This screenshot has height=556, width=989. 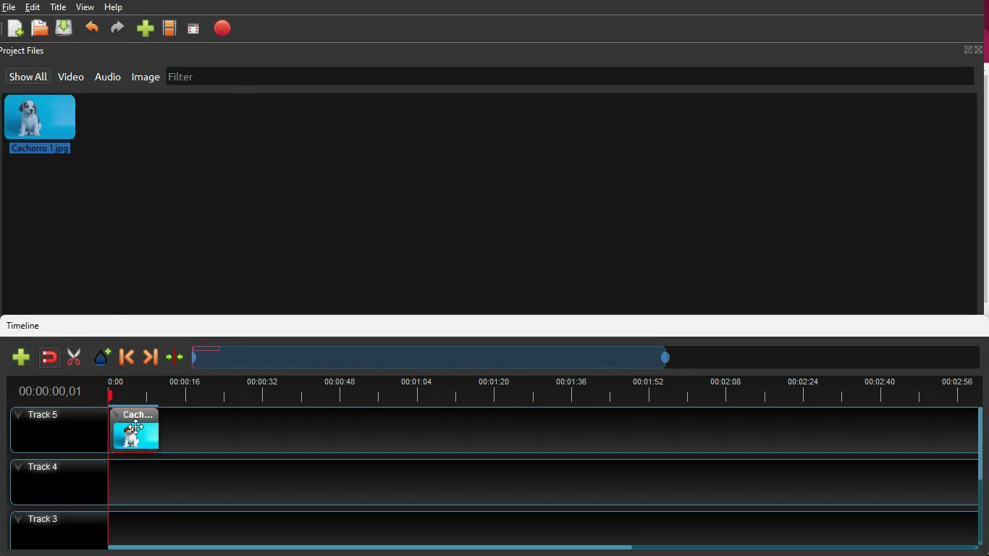 I want to click on track5, so click(x=55, y=431).